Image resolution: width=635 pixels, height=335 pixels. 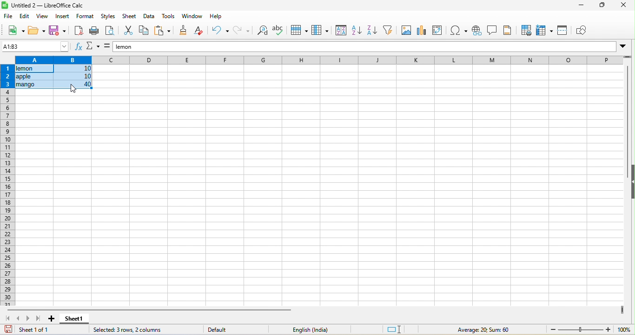 What do you see at coordinates (545, 31) in the screenshot?
I see `freeze row and column` at bounding box center [545, 31].